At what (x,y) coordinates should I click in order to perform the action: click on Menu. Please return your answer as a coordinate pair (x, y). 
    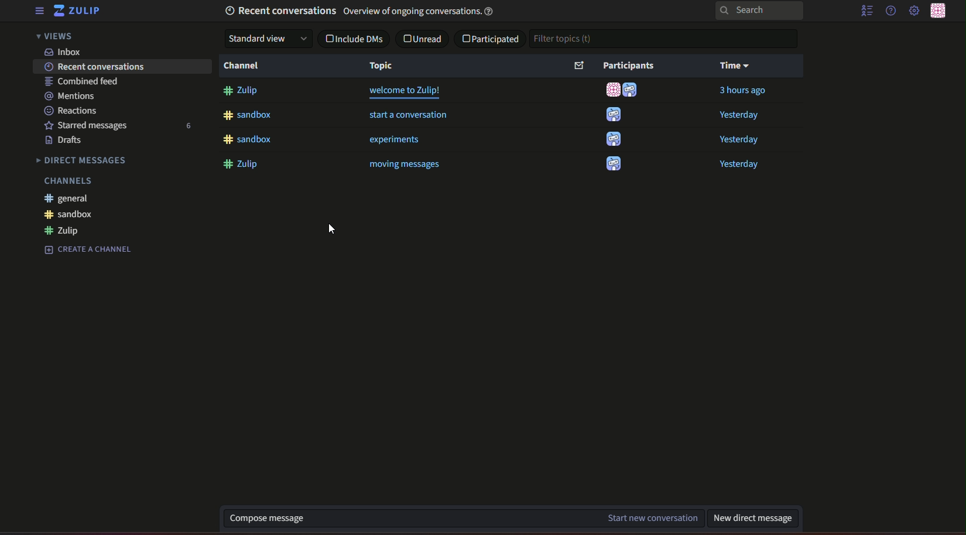
    Looking at the image, I should click on (39, 12).